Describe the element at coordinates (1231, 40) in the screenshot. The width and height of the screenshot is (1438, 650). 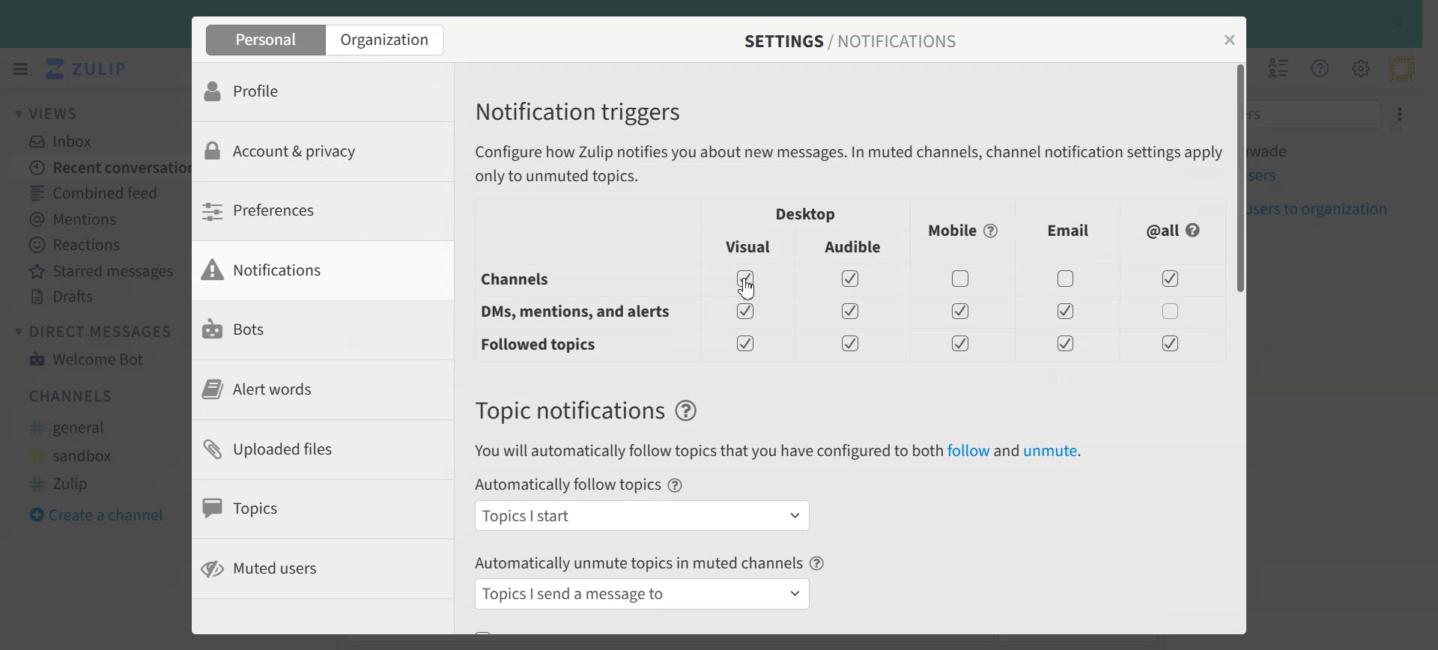
I see `Close` at that location.